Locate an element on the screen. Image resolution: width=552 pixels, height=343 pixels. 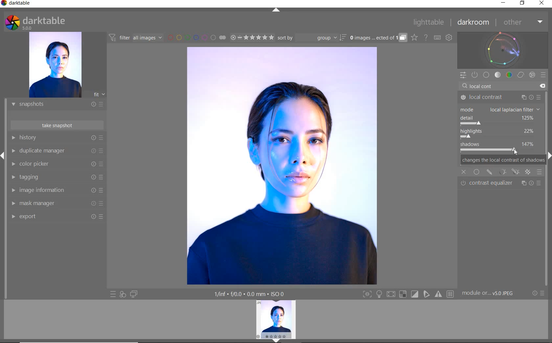
Search is located at coordinates (465, 86).